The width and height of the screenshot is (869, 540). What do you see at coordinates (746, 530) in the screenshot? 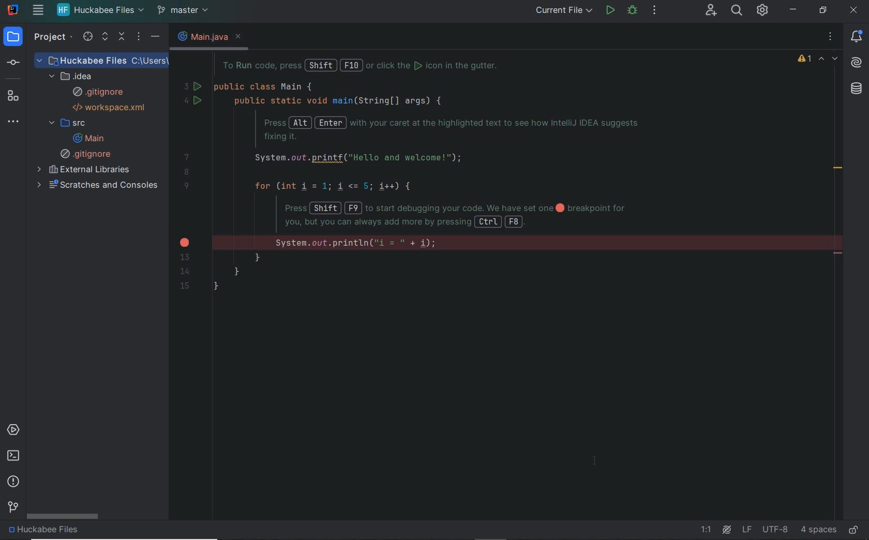
I see `line separator` at bounding box center [746, 530].